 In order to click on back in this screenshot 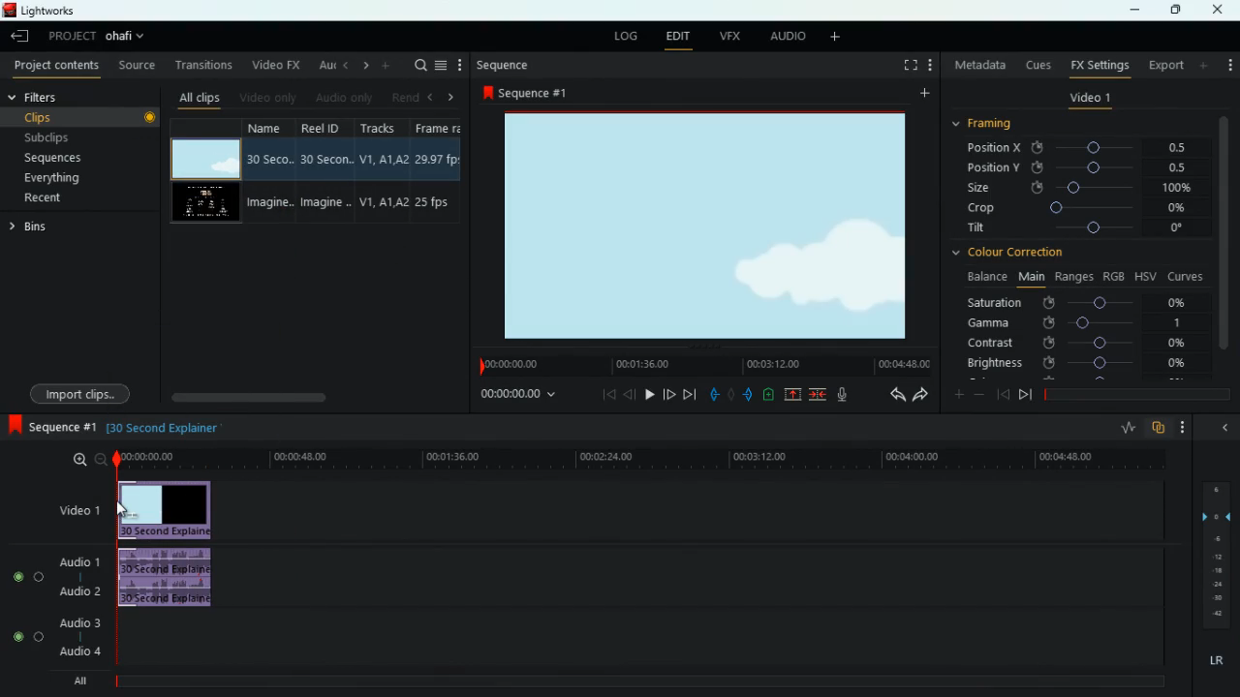, I will do `click(630, 394)`.